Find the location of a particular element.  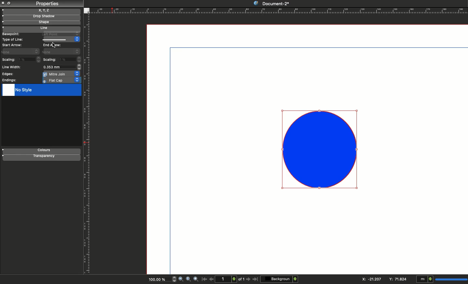

1% is located at coordinates (71, 60).